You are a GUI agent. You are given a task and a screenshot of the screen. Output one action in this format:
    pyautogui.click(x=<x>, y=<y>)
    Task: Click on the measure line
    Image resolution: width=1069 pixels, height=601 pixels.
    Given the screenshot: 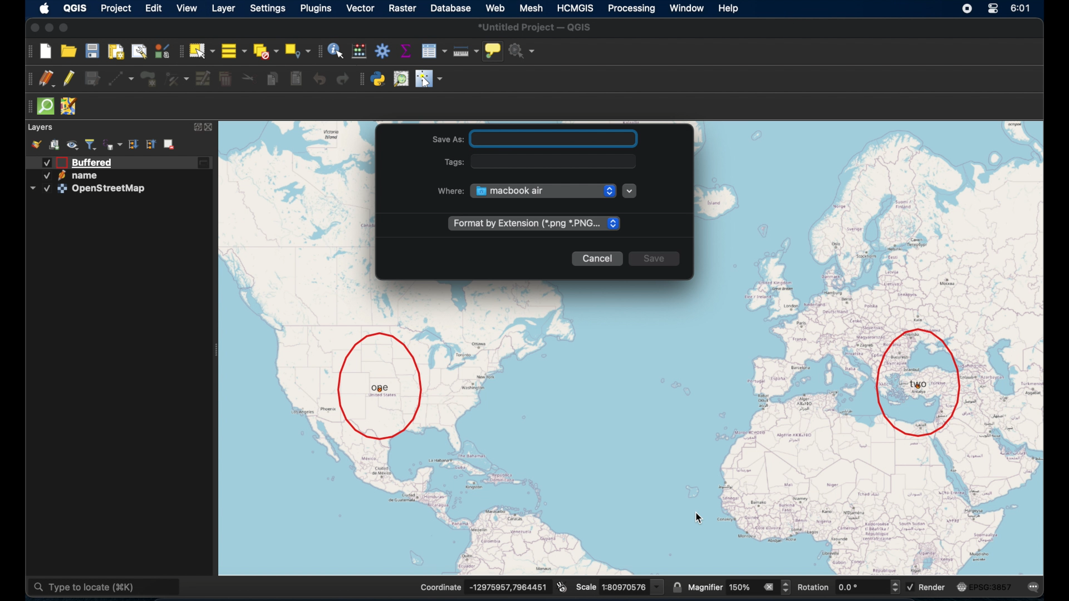 What is the action you would take?
    pyautogui.click(x=465, y=50)
    